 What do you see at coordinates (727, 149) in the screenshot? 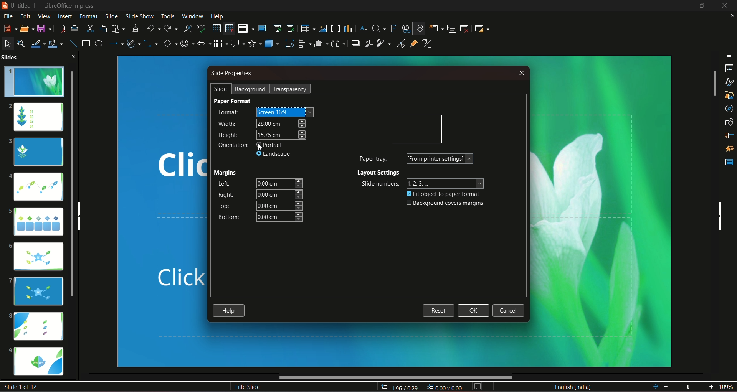
I see `animation` at bounding box center [727, 149].